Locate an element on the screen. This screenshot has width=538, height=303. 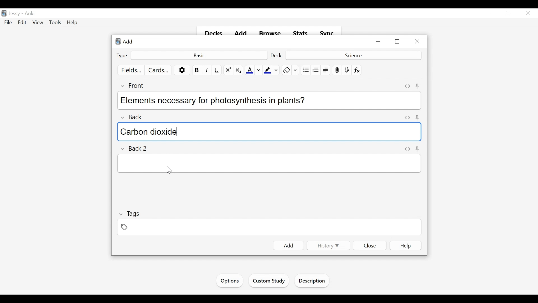
Toggle HTML Editor is located at coordinates (407, 86).